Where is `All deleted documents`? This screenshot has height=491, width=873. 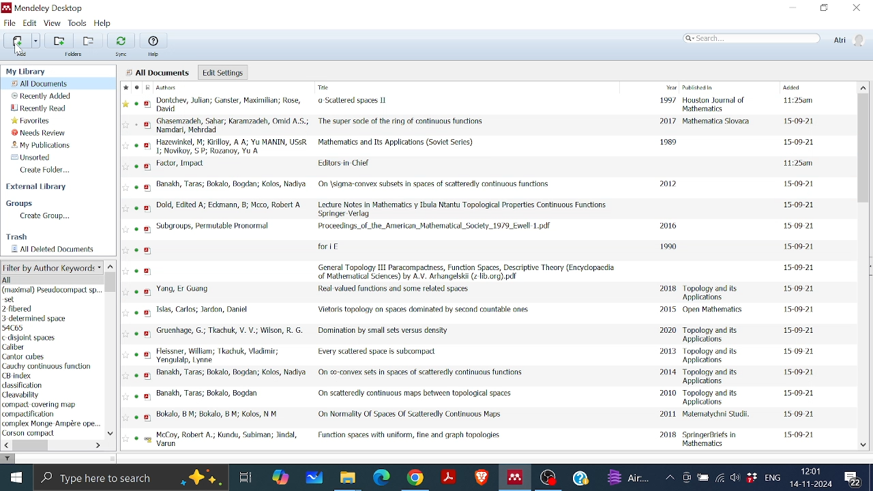
All deleted documents is located at coordinates (55, 249).